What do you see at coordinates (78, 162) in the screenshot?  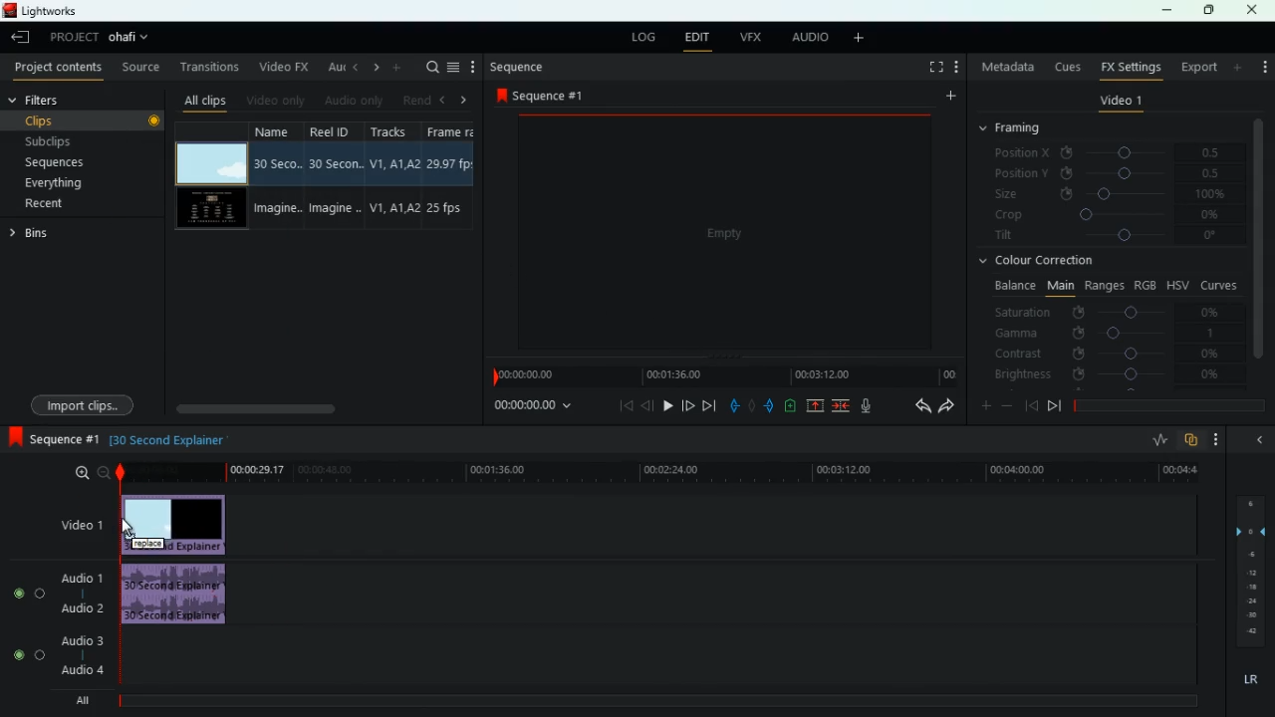 I see `sequences` at bounding box center [78, 162].